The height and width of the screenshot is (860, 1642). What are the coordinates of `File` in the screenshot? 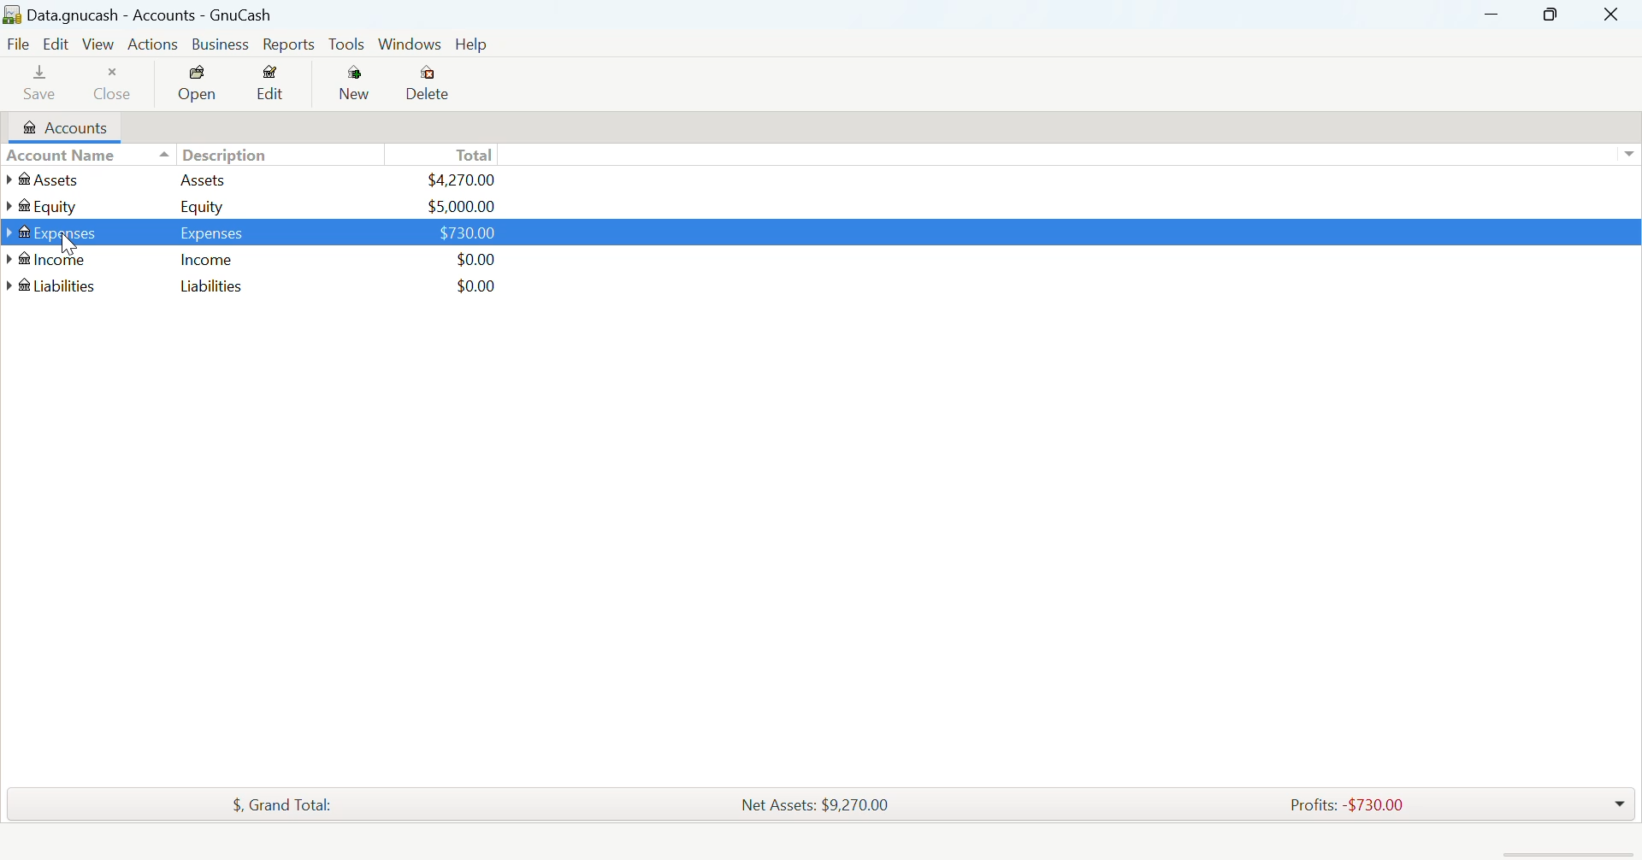 It's located at (20, 43).